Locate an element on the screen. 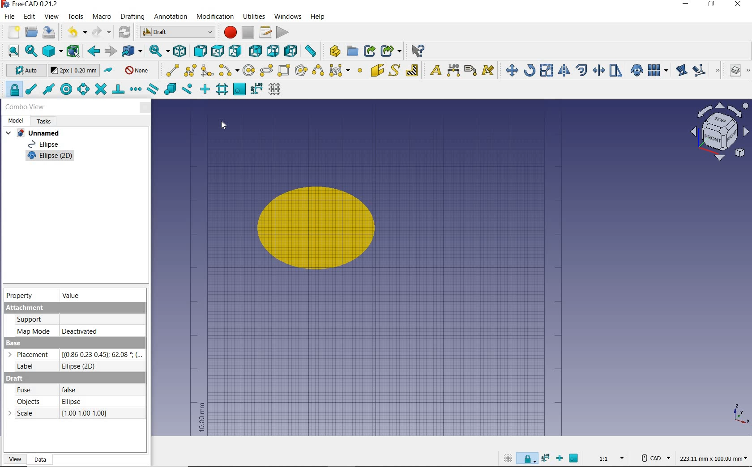  snap dimensions is located at coordinates (256, 90).